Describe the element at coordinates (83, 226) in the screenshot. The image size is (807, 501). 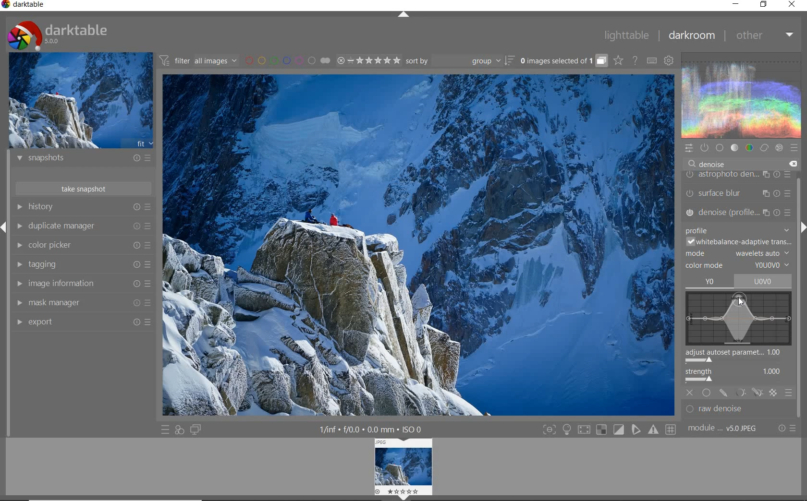
I see `duplicate manager` at that location.